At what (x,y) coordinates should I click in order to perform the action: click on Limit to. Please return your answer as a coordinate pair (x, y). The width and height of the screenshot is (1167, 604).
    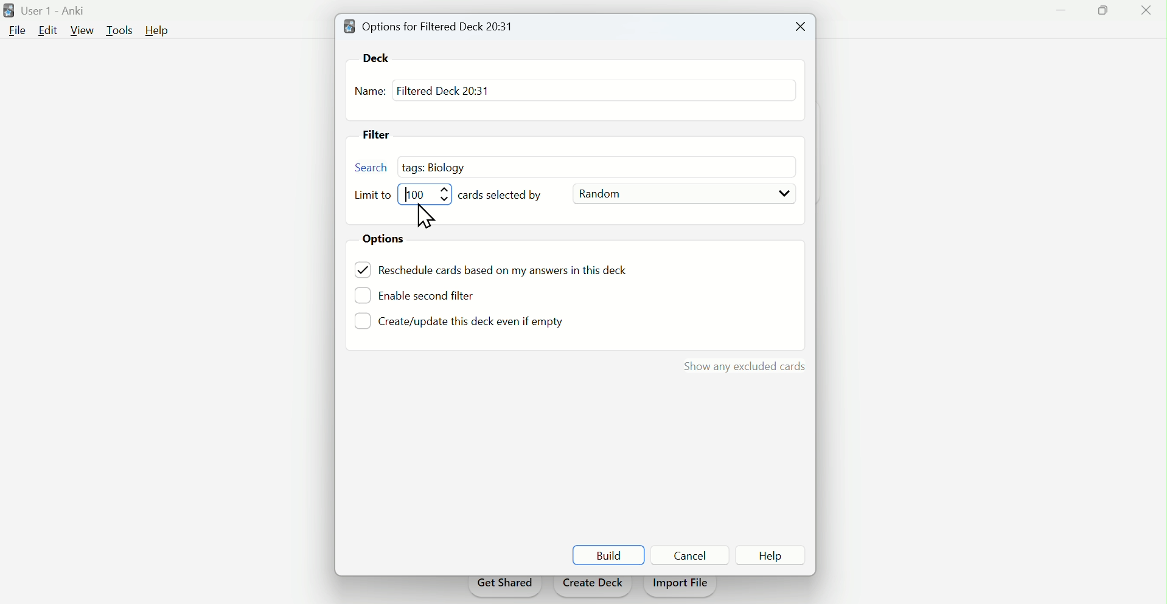
    Looking at the image, I should click on (375, 196).